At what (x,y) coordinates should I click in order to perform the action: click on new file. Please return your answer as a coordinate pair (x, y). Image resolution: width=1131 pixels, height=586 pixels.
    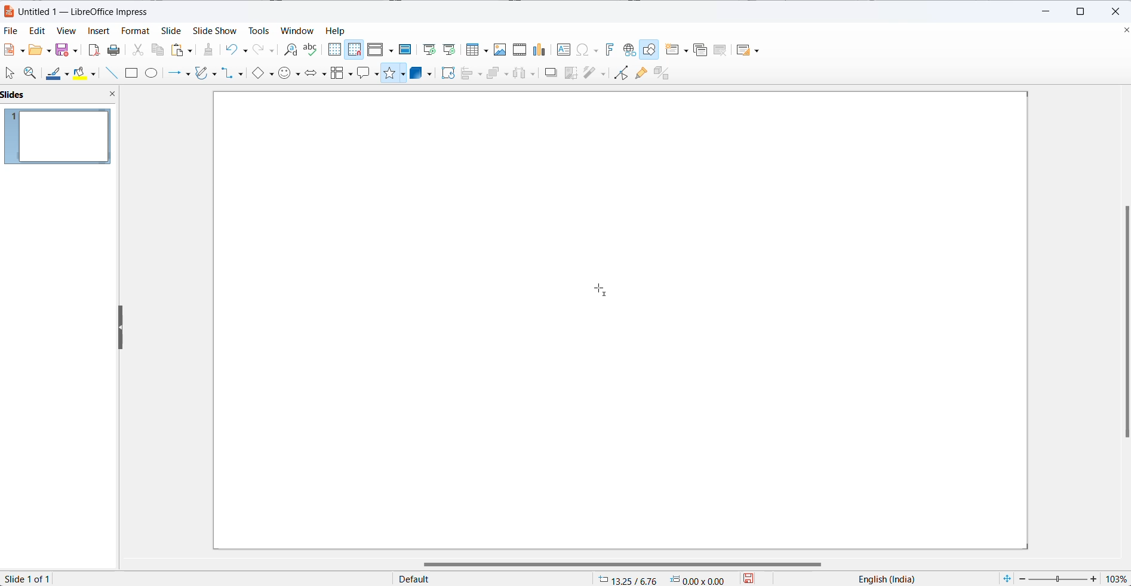
    Looking at the image, I should click on (16, 50).